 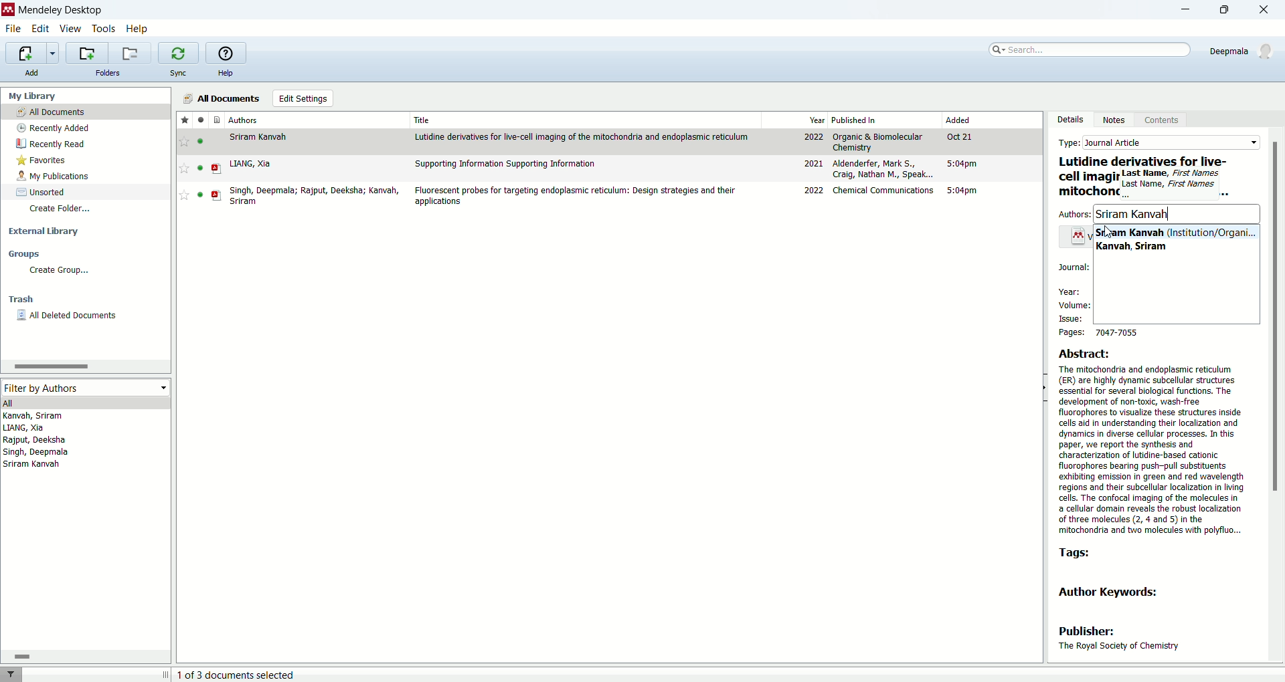 What do you see at coordinates (880, 142) in the screenshot?
I see `Organic & Biomolecular Chemistry` at bounding box center [880, 142].